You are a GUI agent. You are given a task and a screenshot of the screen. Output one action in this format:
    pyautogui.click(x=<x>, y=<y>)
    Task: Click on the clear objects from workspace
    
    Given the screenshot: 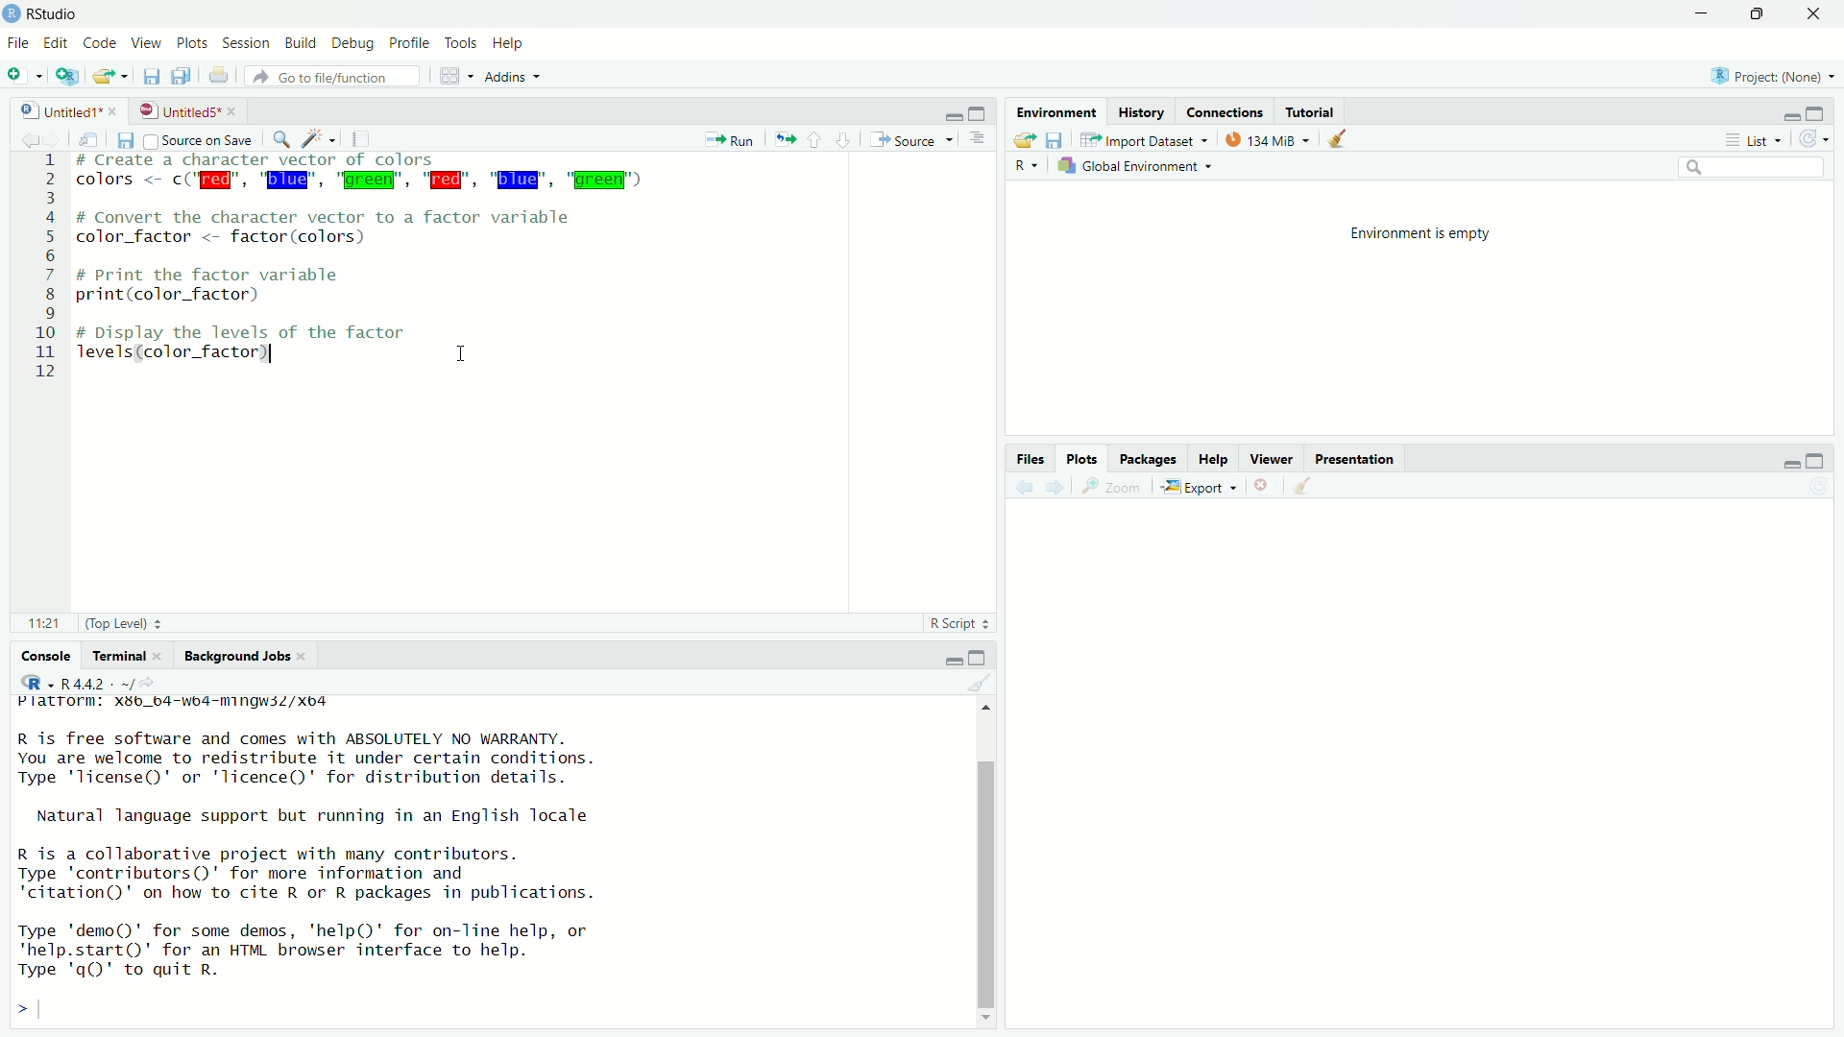 What is the action you would take?
    pyautogui.click(x=1334, y=139)
    